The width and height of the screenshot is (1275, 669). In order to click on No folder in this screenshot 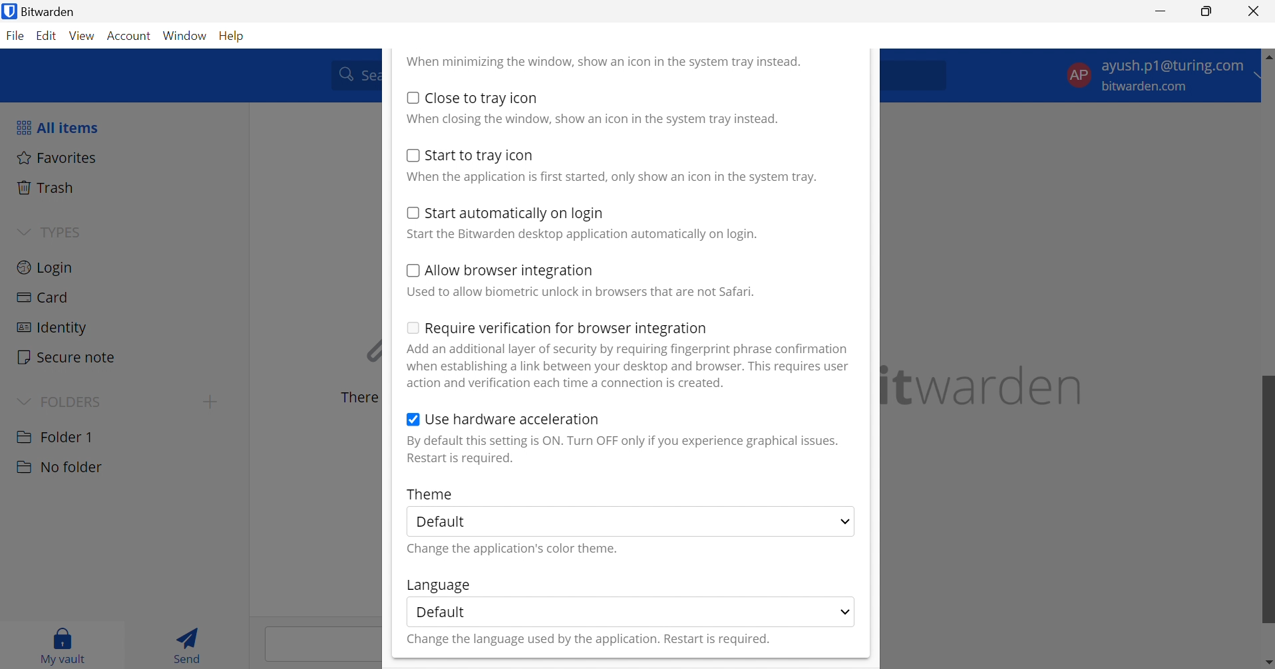, I will do `click(59, 468)`.